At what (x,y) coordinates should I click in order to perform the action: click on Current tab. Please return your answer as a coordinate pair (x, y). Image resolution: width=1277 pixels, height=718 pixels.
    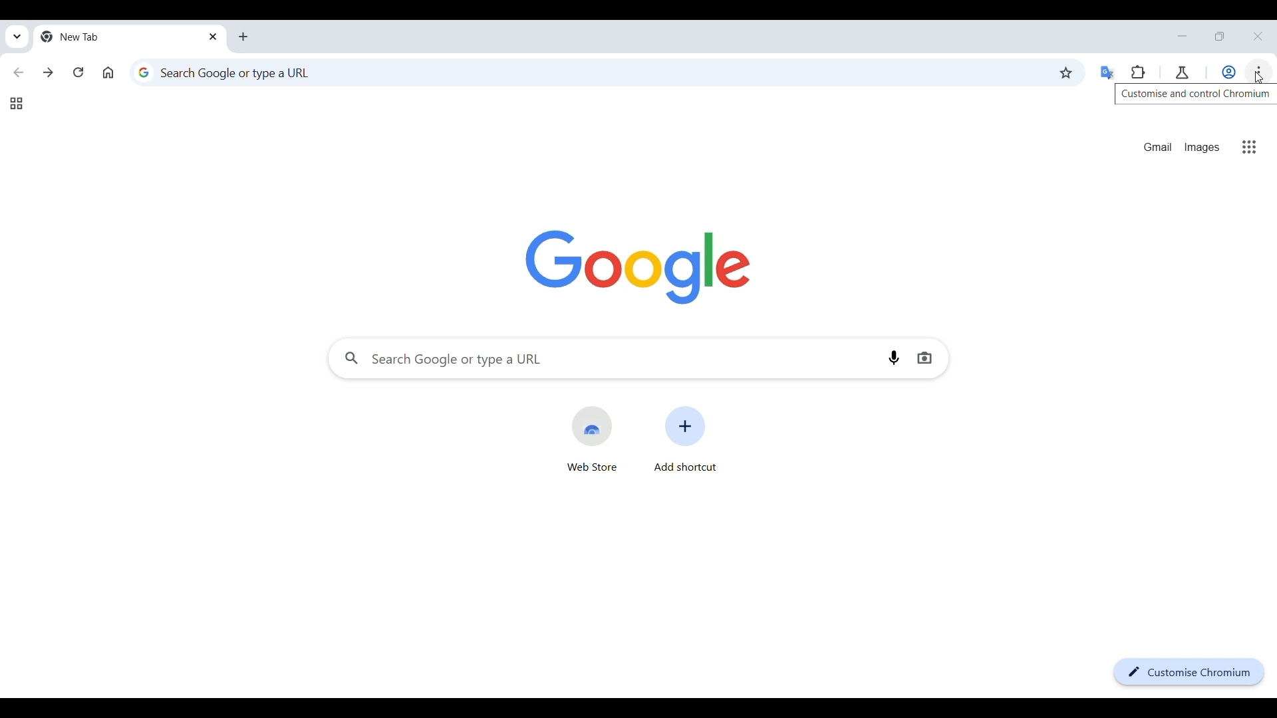
    Looking at the image, I should click on (110, 37).